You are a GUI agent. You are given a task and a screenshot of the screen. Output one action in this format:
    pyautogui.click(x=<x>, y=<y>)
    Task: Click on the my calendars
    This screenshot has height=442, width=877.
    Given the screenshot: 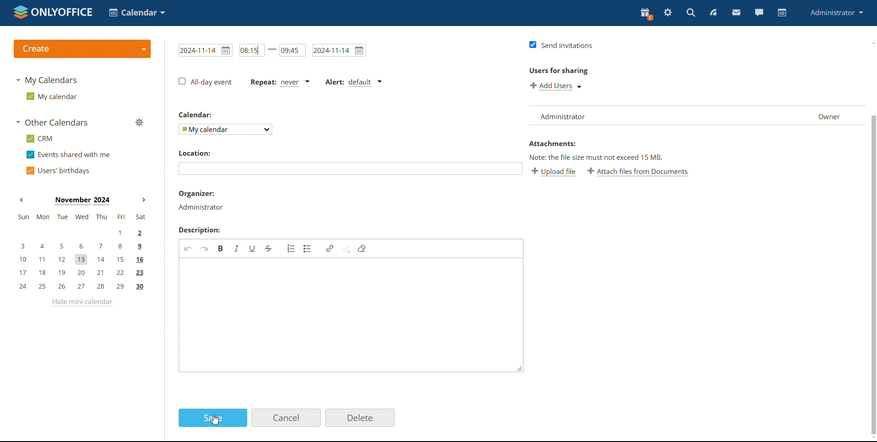 What is the action you would take?
    pyautogui.click(x=48, y=80)
    